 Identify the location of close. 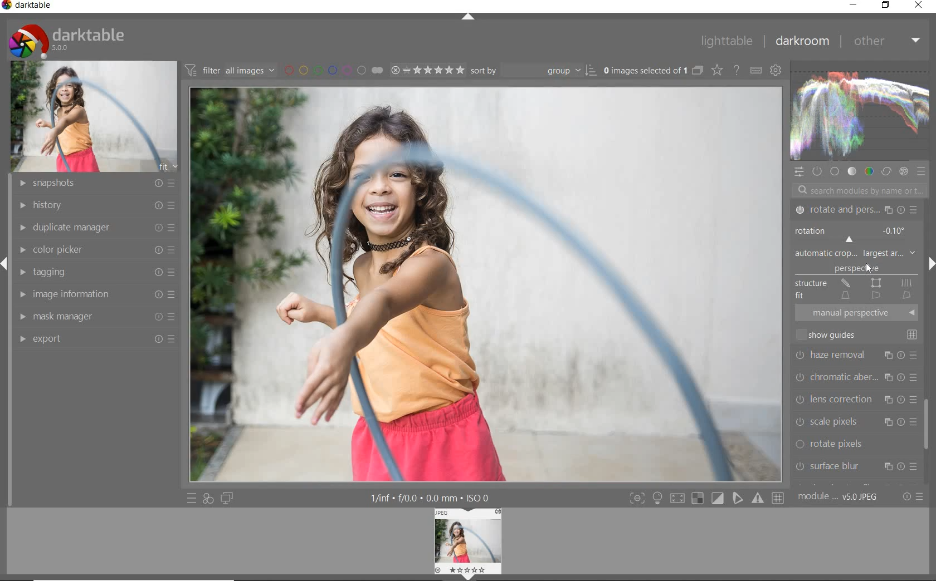
(919, 5).